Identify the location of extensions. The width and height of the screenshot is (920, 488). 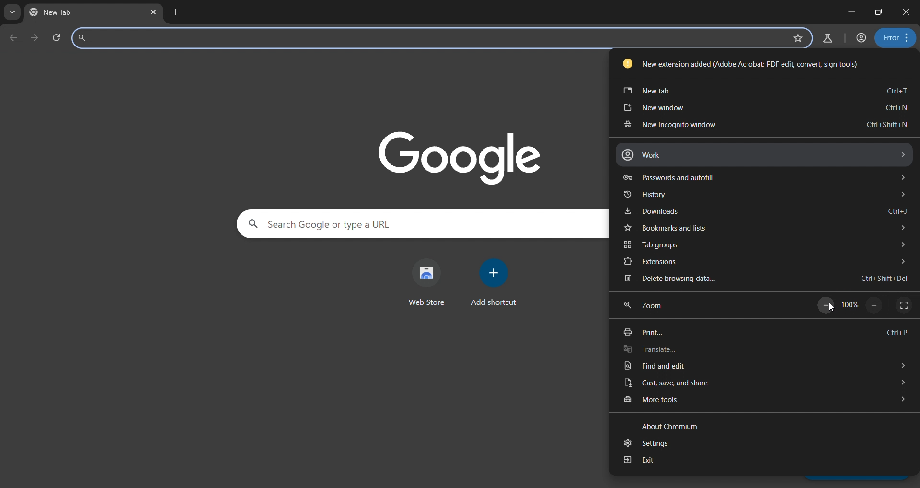
(766, 261).